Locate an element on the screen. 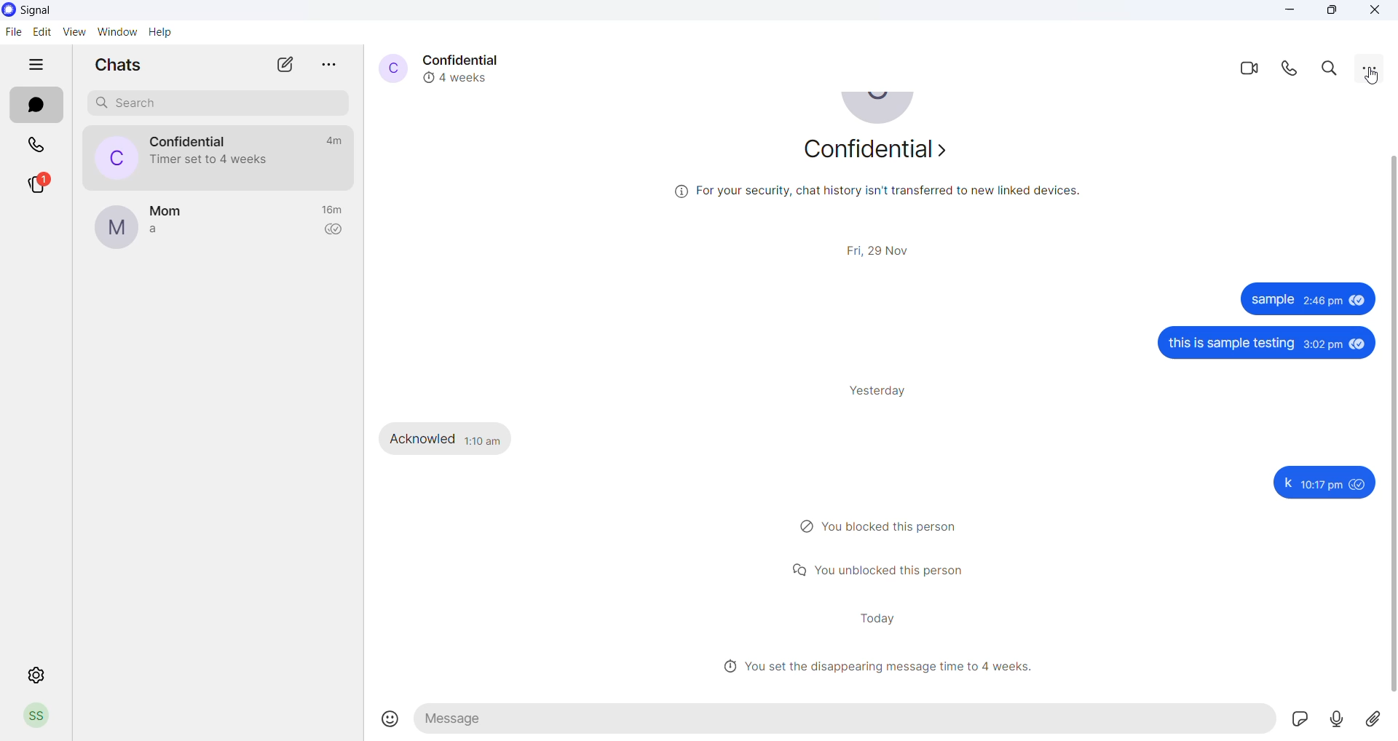  file is located at coordinates (13, 32).